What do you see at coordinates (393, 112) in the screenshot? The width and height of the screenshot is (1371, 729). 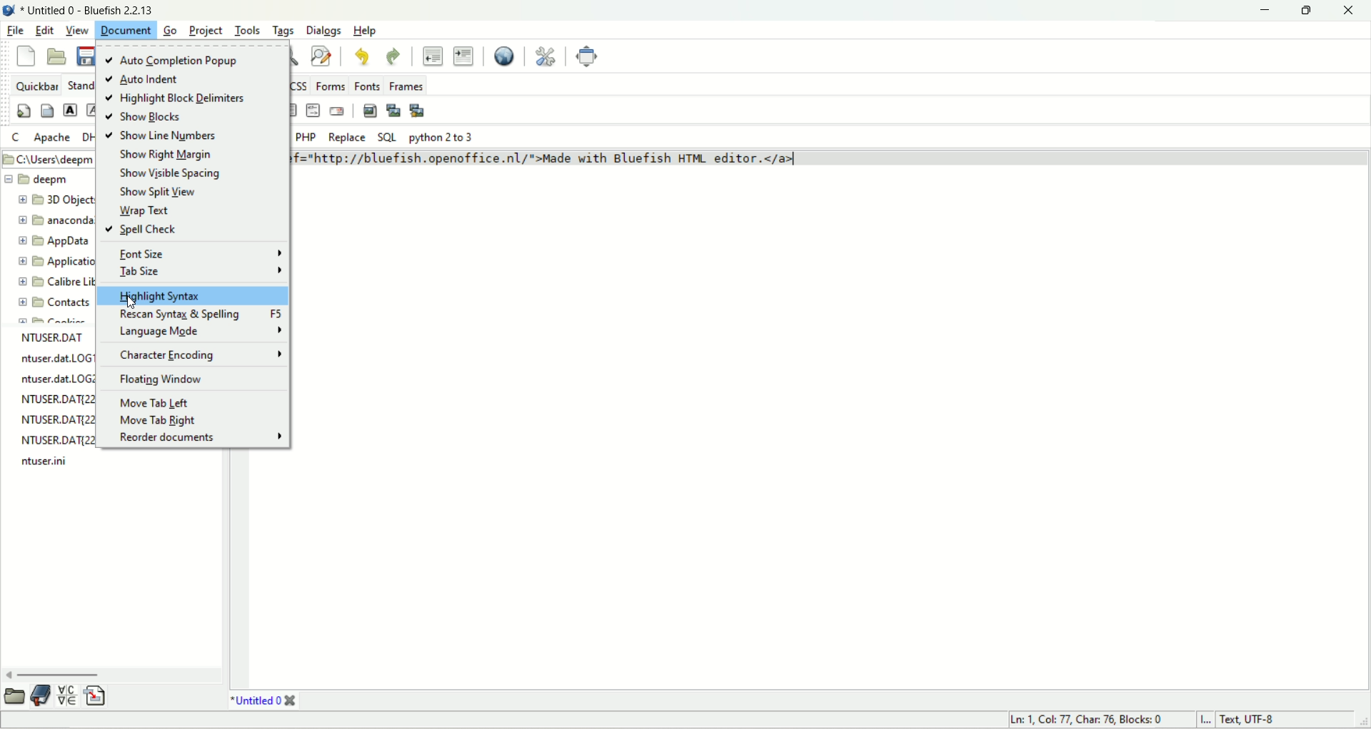 I see `insert thumbnail` at bounding box center [393, 112].